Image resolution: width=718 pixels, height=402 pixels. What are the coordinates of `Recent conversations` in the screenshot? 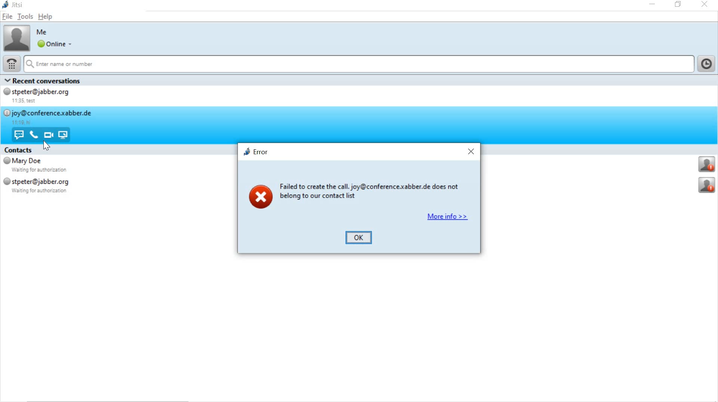 It's located at (53, 80).